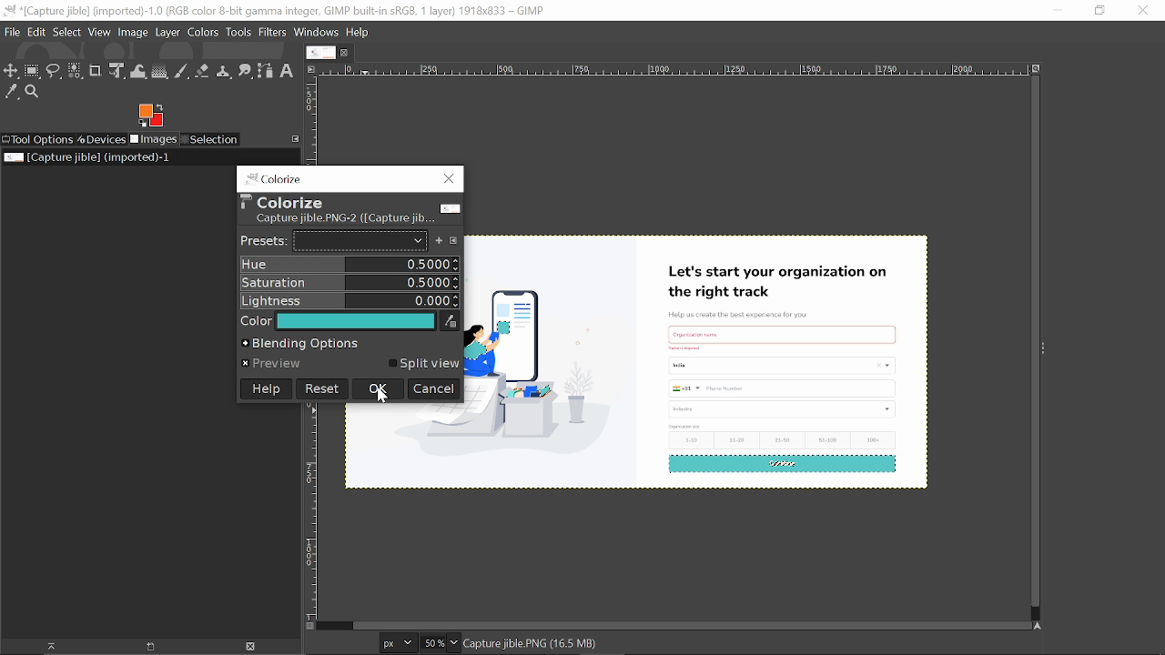  Describe the element at coordinates (269, 176) in the screenshot. I see `tool display` at that location.